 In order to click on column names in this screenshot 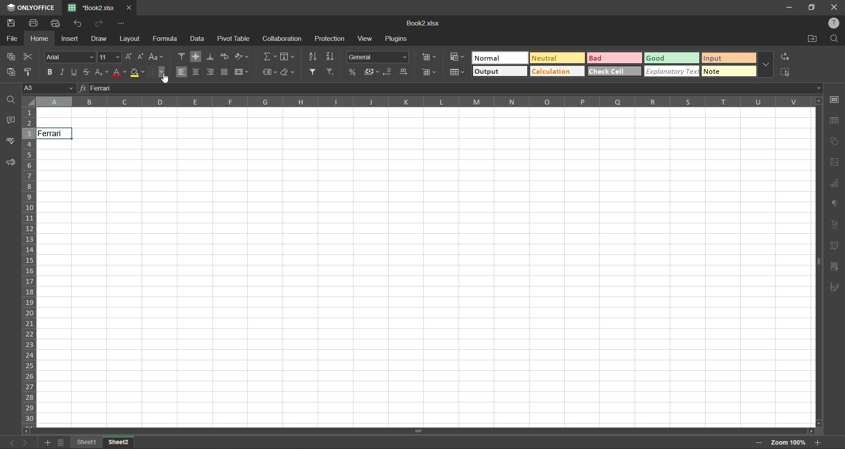, I will do `click(422, 102)`.